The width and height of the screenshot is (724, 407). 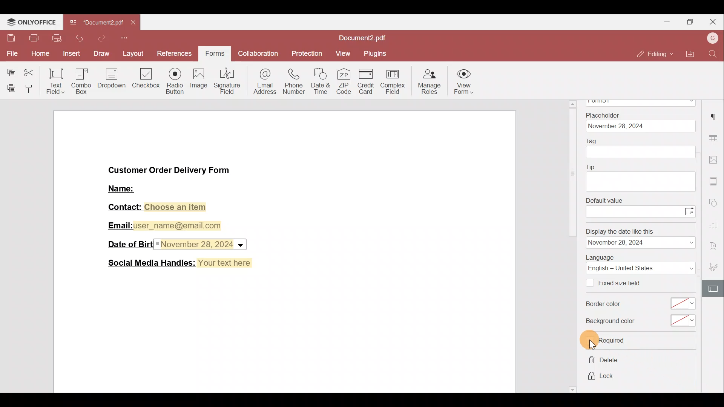 What do you see at coordinates (605, 200) in the screenshot?
I see `Default value` at bounding box center [605, 200].